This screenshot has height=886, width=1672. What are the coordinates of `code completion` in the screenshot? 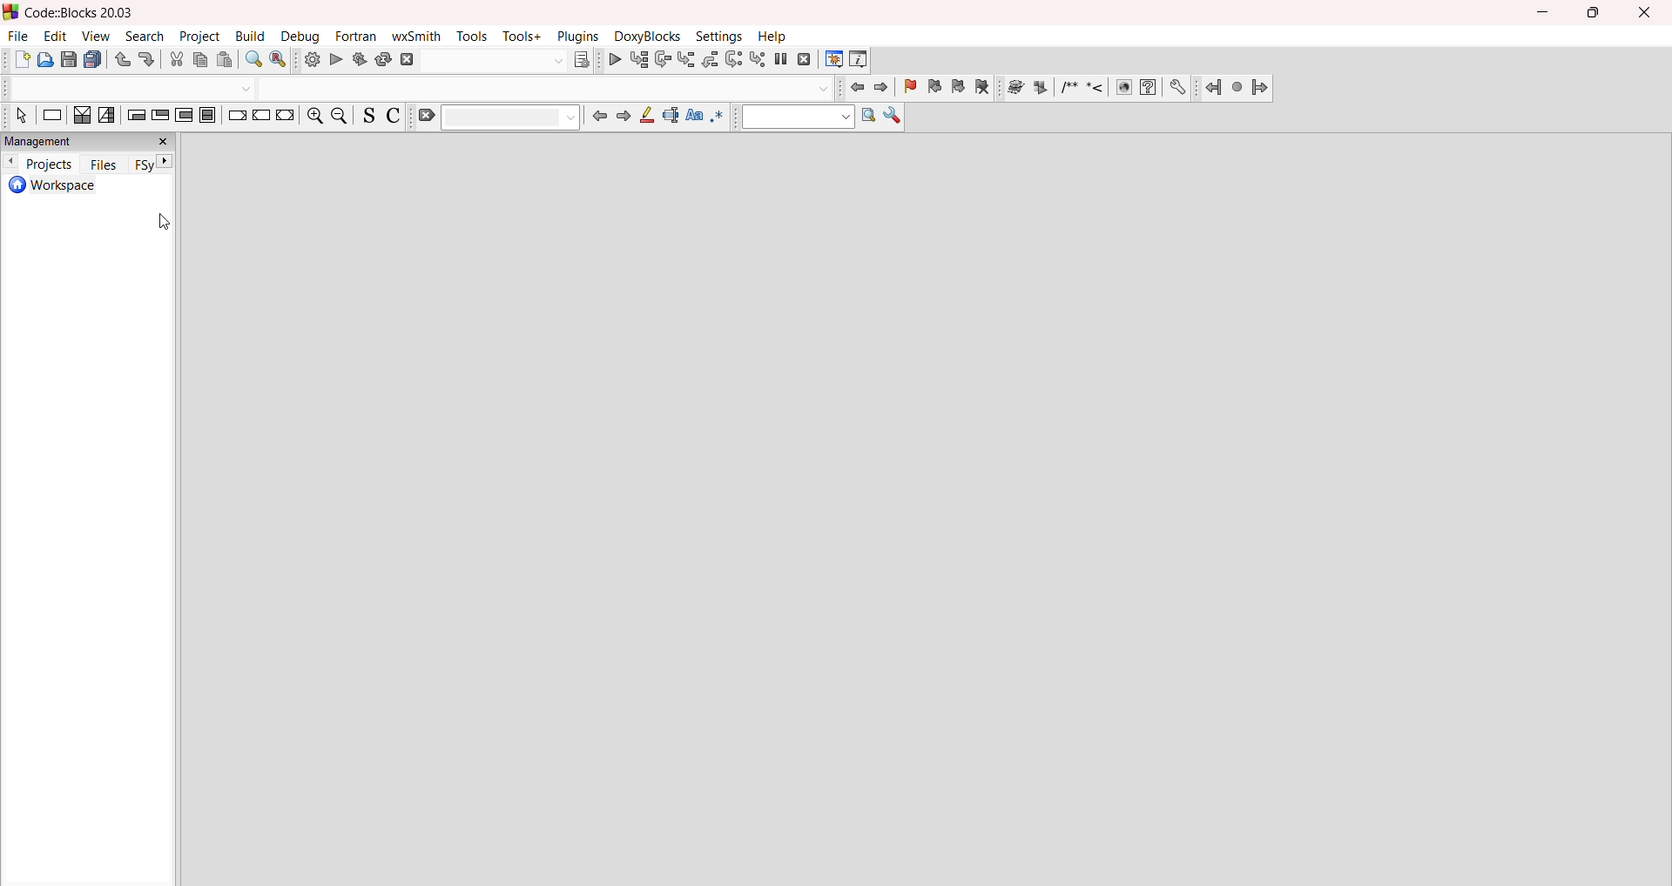 It's located at (416, 87).